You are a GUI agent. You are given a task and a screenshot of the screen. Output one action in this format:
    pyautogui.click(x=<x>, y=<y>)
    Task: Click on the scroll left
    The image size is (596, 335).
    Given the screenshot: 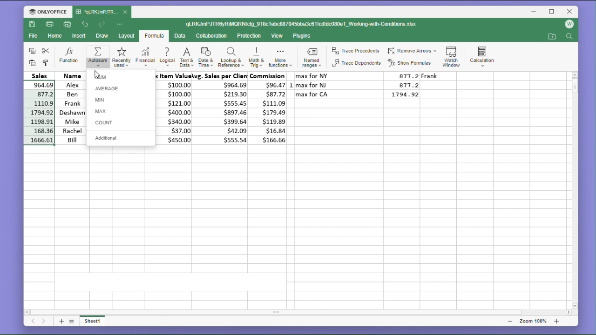 What is the action you would take?
    pyautogui.click(x=27, y=311)
    